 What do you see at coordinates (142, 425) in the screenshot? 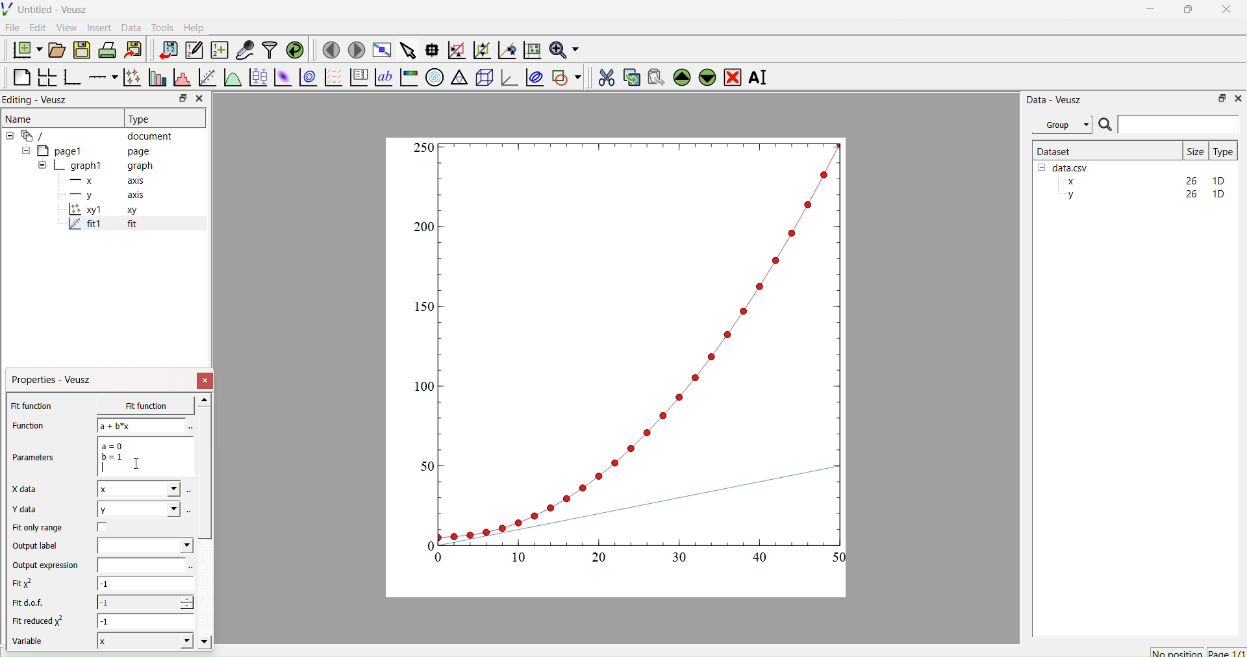
I see `a+b*x` at bounding box center [142, 425].